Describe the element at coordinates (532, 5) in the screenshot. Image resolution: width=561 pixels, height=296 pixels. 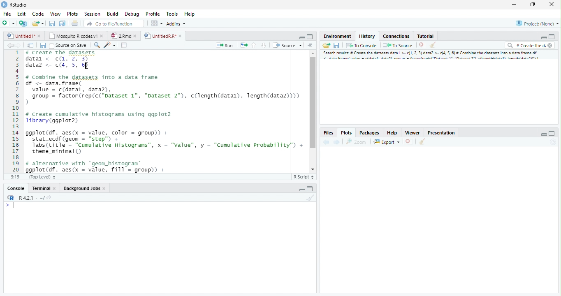
I see `Maximize` at that location.